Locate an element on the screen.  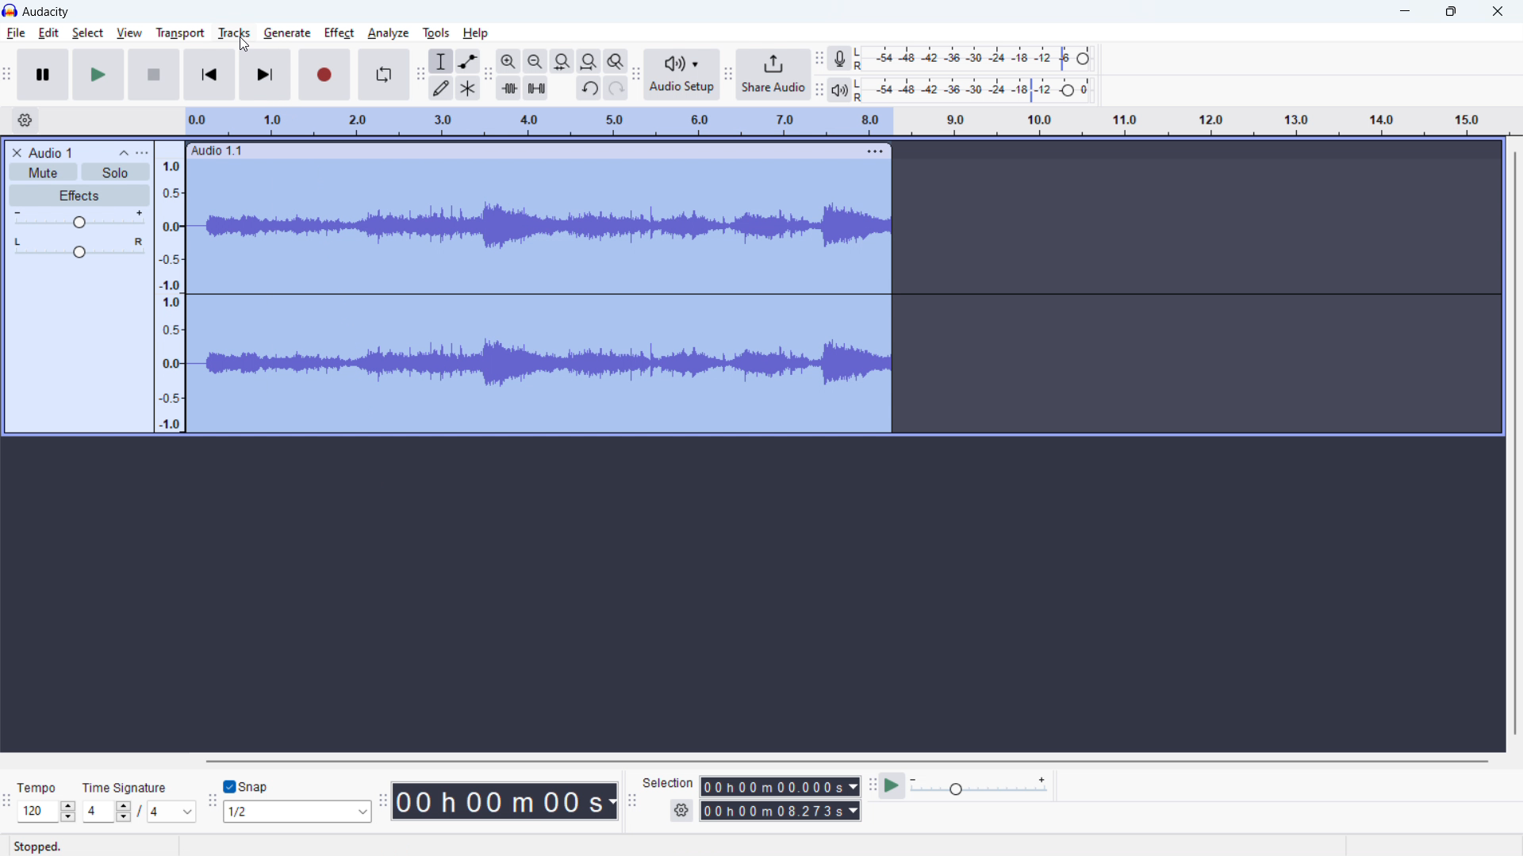
fir project to width is located at coordinates (589, 61).